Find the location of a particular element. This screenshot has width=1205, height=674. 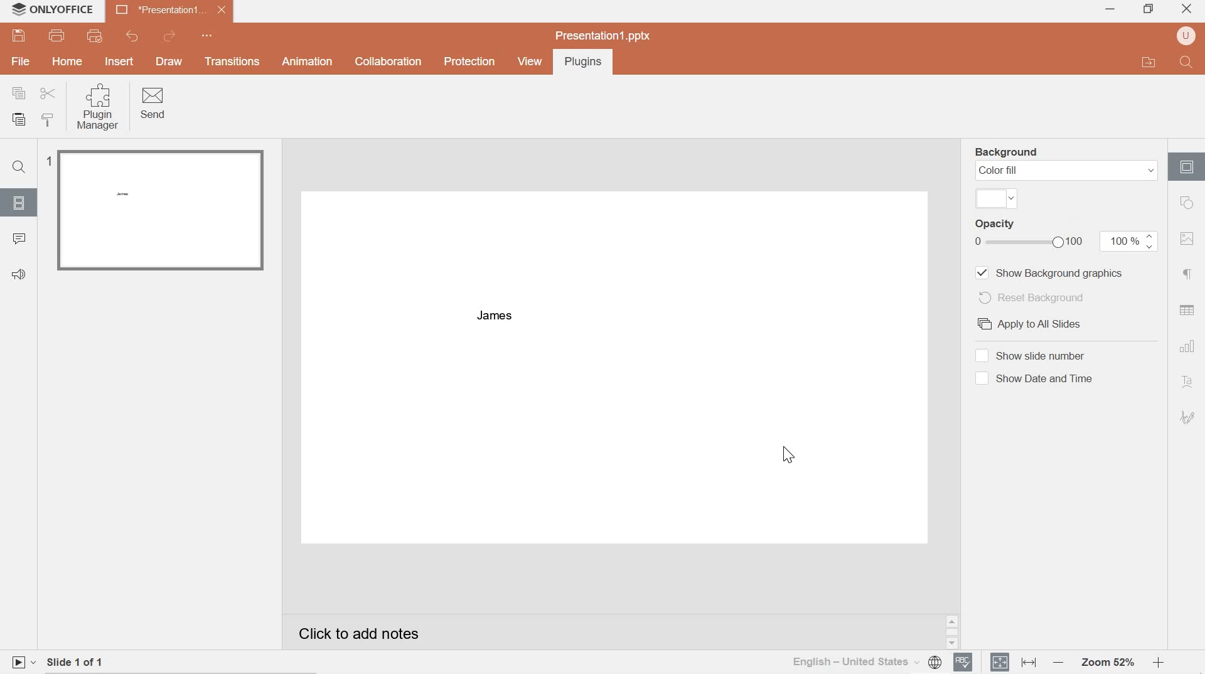

shadow effect added is located at coordinates (494, 316).